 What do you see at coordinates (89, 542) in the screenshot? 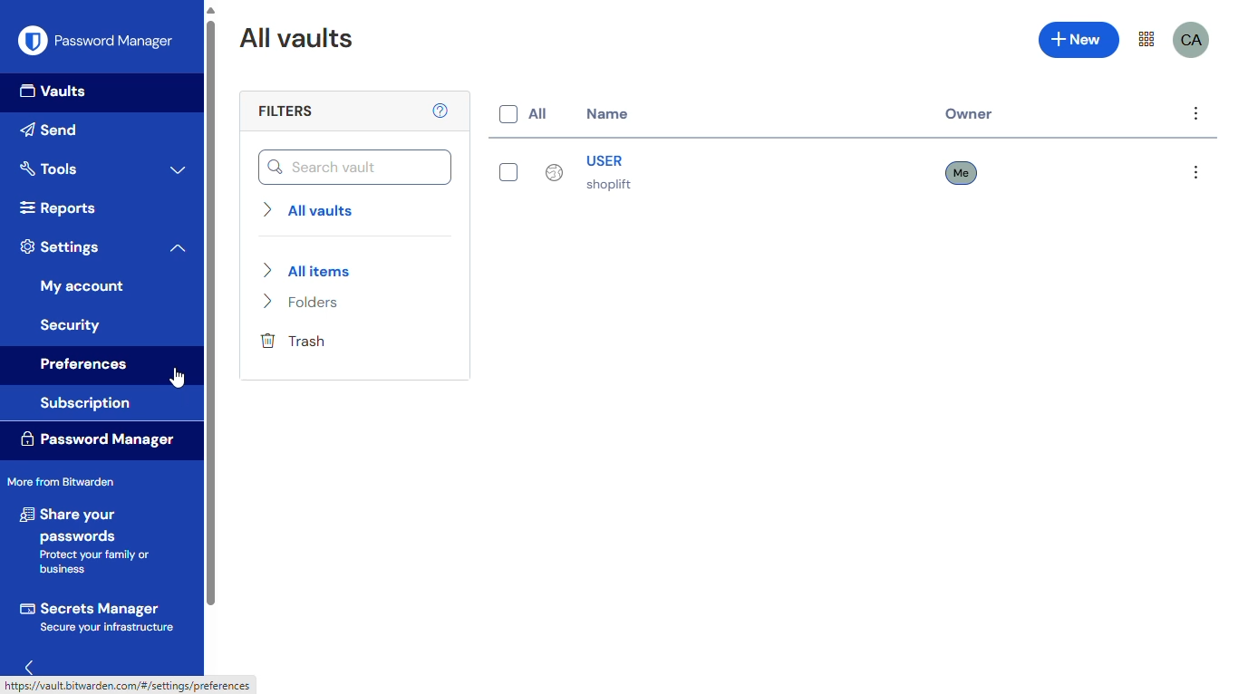
I see `share your passwords Protect your family or business` at bounding box center [89, 542].